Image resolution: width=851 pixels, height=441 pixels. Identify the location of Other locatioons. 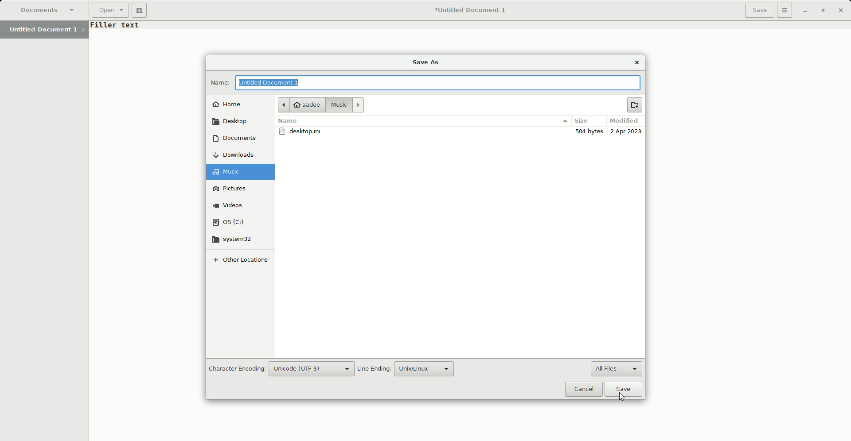
(241, 262).